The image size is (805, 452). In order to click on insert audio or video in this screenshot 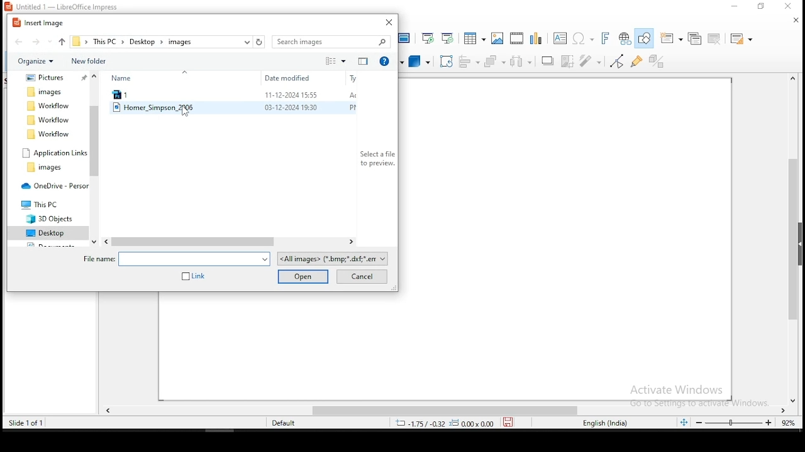, I will do `click(516, 36)`.